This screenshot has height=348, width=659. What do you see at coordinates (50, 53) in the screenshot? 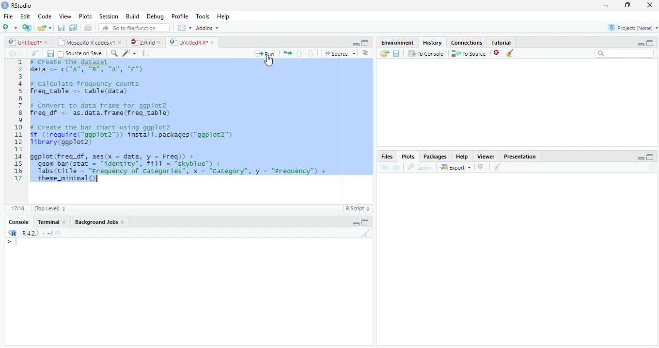
I see `Save` at bounding box center [50, 53].